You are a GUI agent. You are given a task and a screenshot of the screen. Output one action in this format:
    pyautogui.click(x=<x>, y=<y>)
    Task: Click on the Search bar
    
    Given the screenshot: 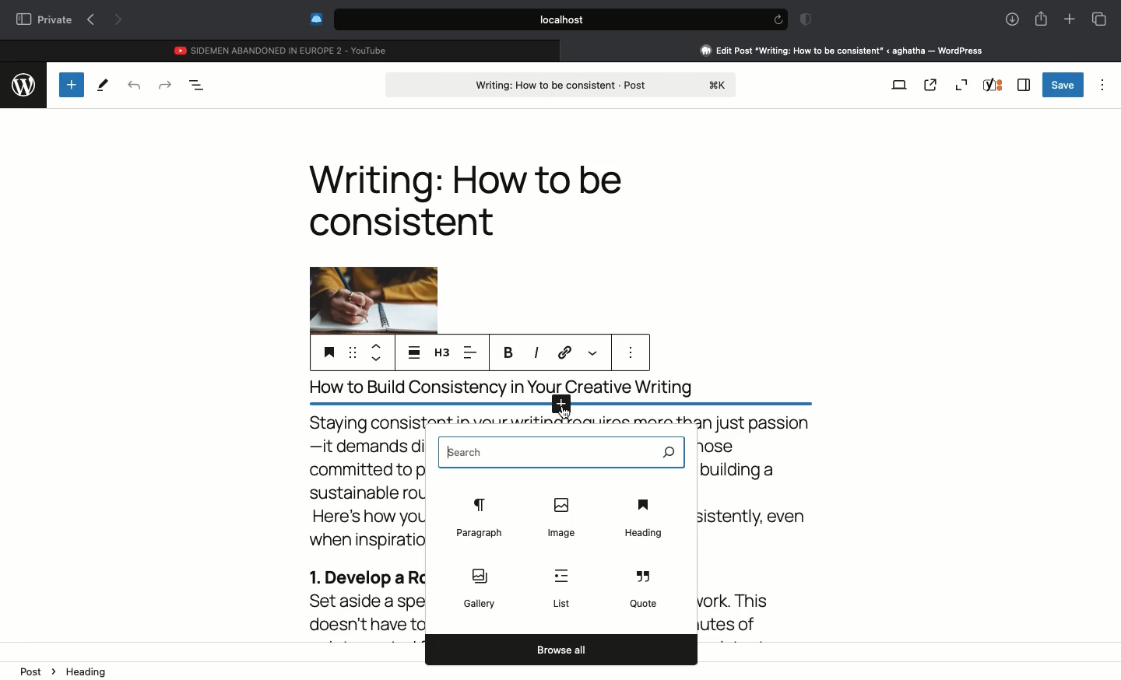 What is the action you would take?
    pyautogui.click(x=546, y=19)
    